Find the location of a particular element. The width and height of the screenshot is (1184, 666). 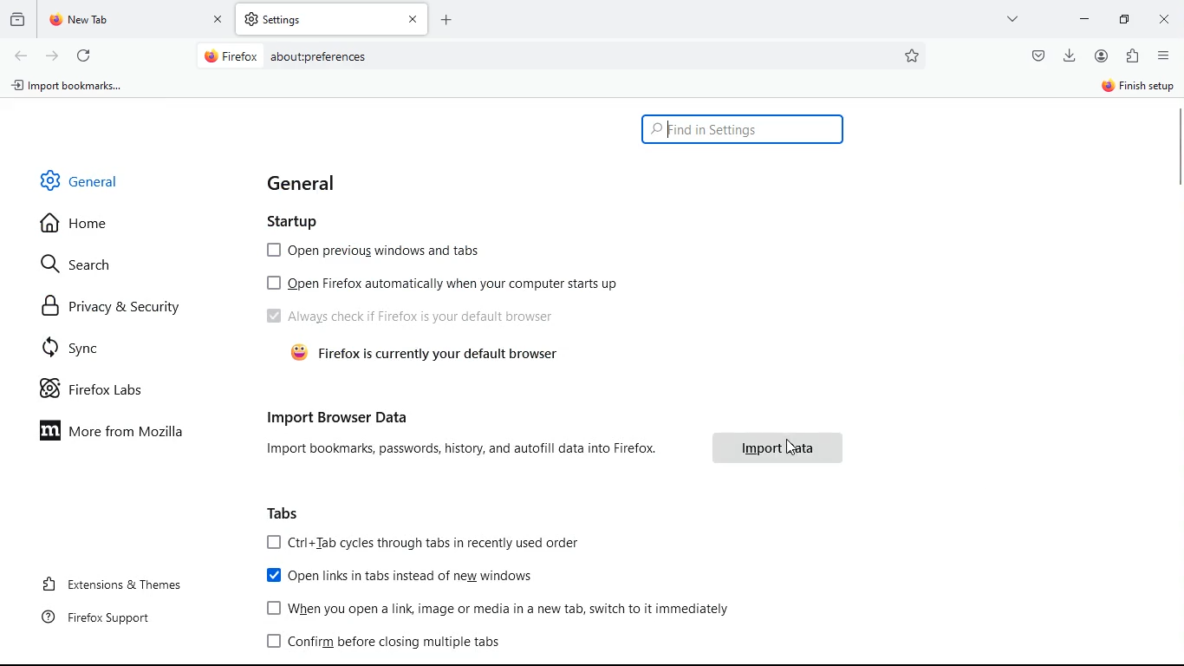

maximize is located at coordinates (1125, 21).